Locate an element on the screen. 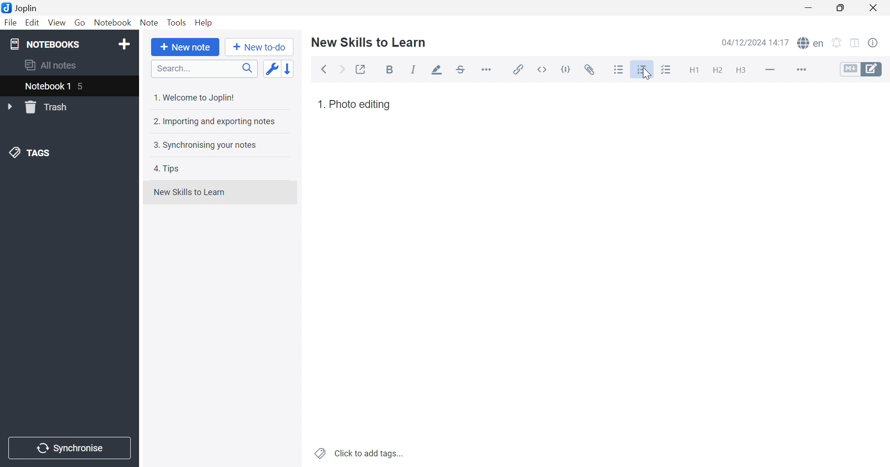  Italic is located at coordinates (413, 69).